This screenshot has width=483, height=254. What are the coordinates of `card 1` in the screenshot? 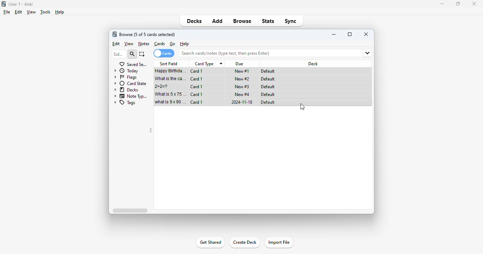 It's located at (197, 71).